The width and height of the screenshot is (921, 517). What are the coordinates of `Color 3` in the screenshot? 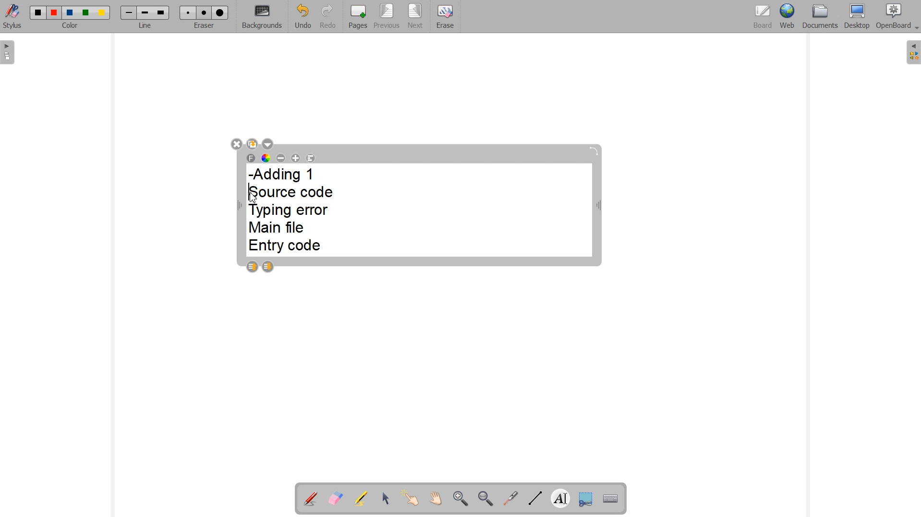 It's located at (70, 13).